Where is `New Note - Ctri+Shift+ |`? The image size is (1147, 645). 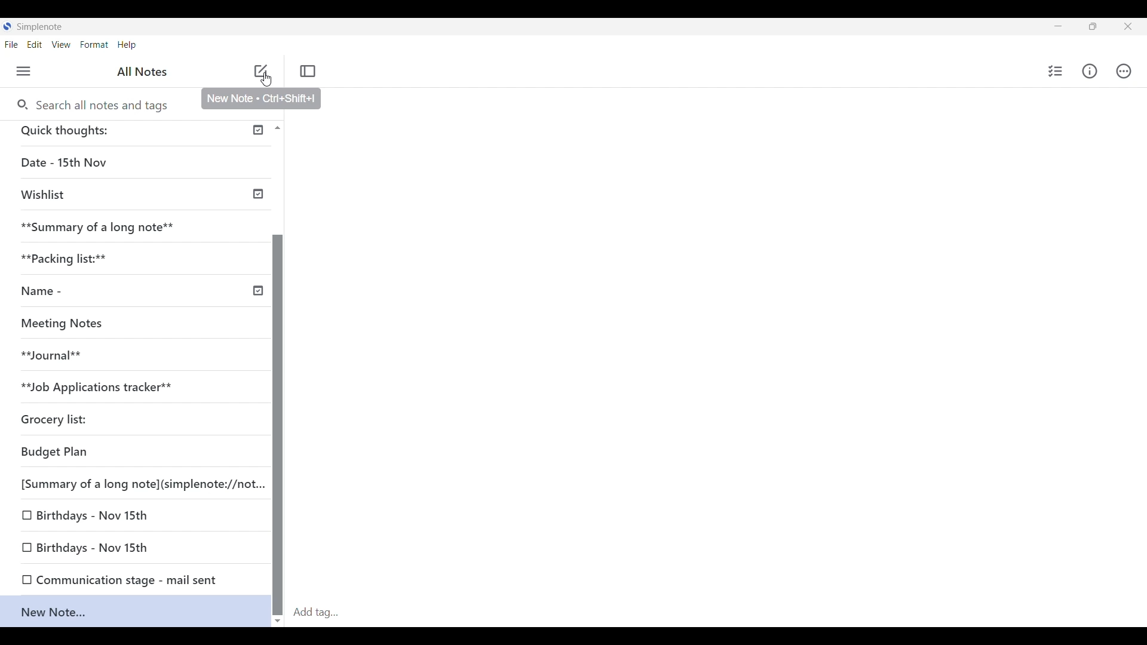
New Note - Ctri+Shift+ | is located at coordinates (264, 99).